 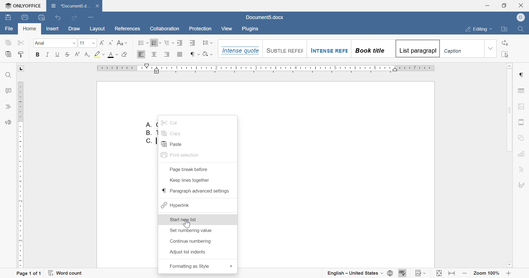 I want to click on Copy style, so click(x=21, y=54).